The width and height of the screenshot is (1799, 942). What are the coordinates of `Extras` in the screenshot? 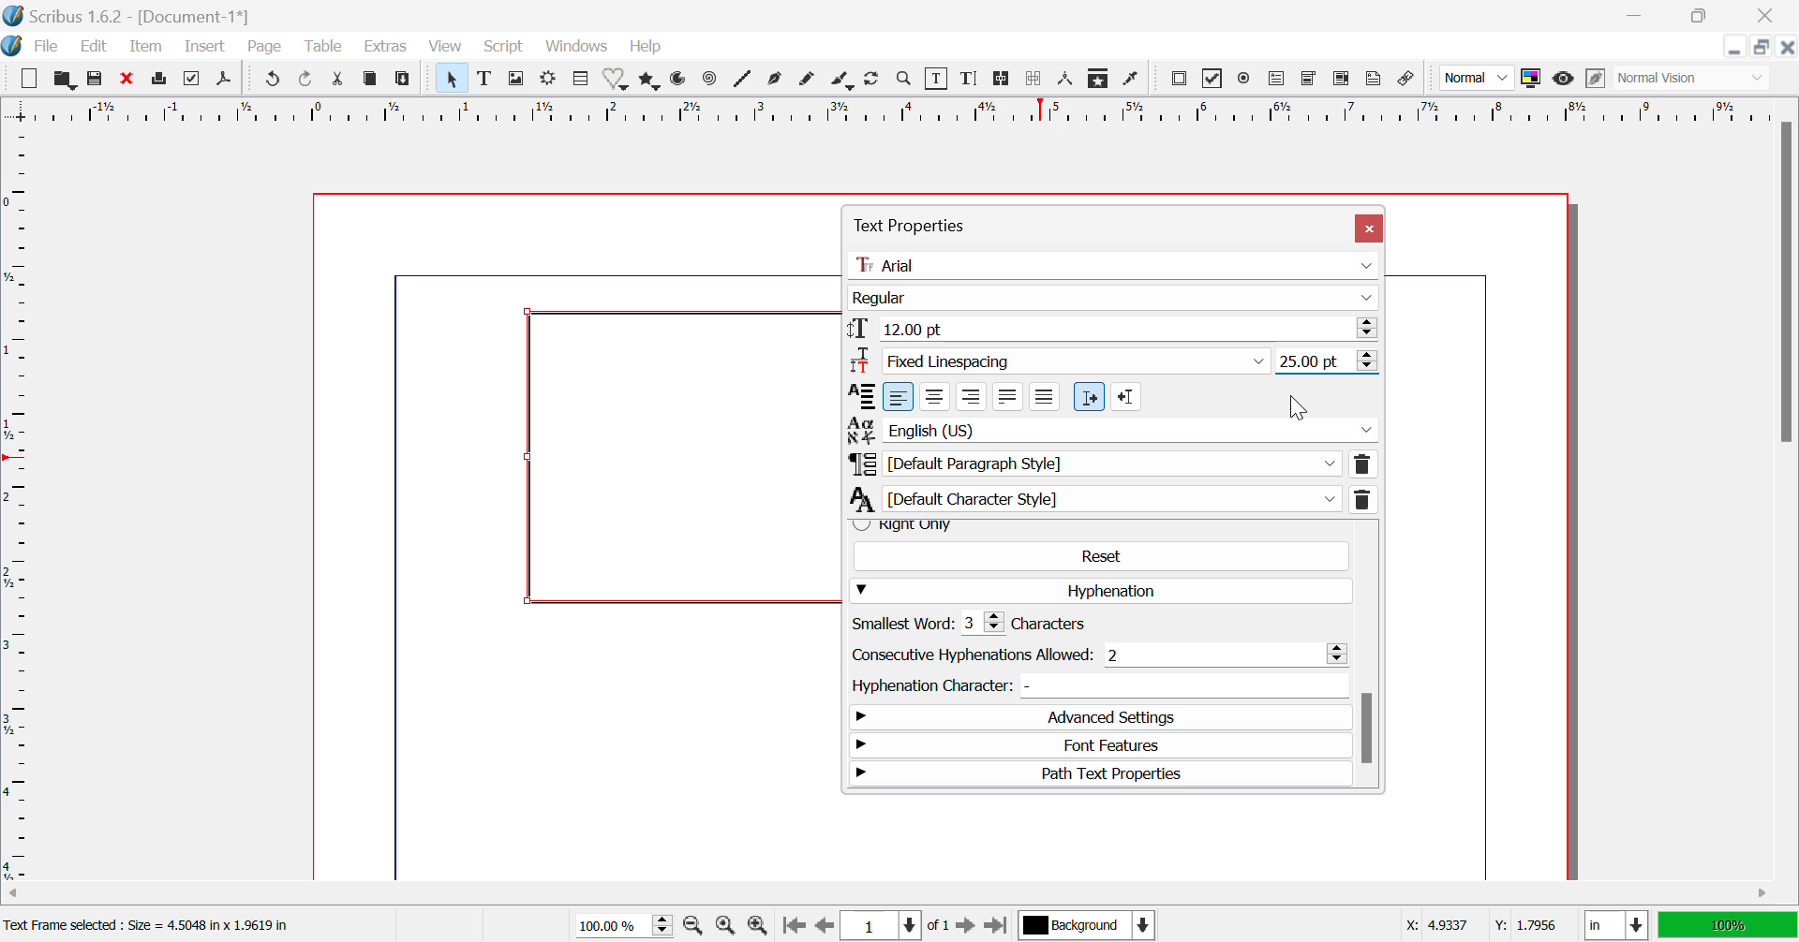 It's located at (384, 47).